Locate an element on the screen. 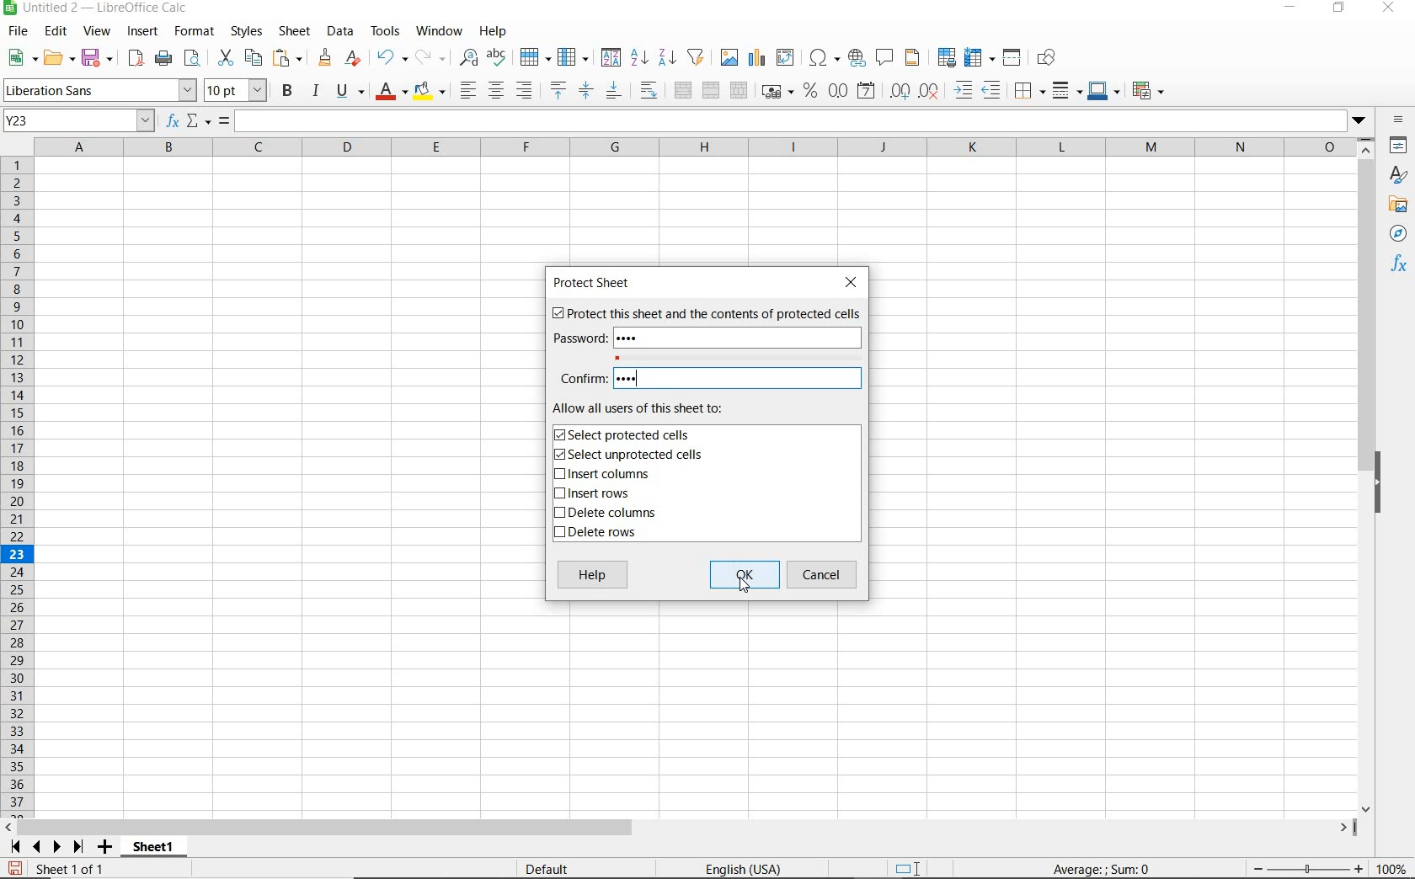 This screenshot has width=1415, height=879. CLONE FORMATTING is located at coordinates (326, 58).